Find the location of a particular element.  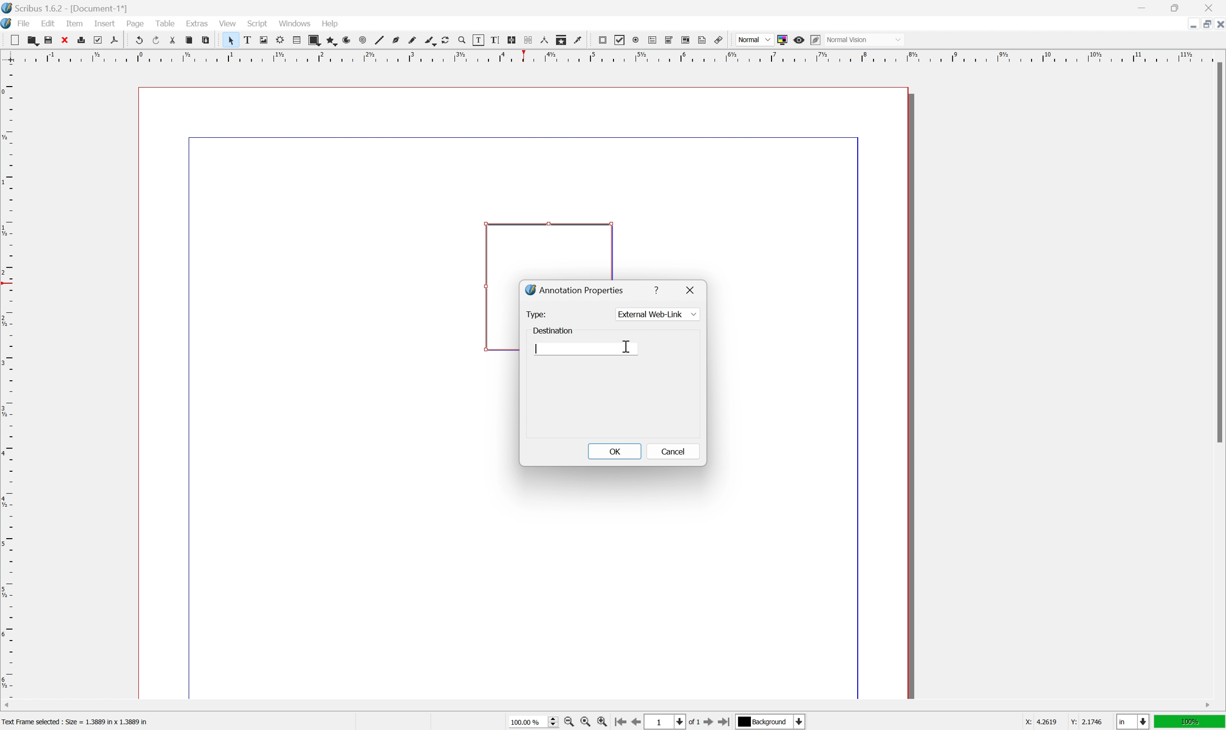

close is located at coordinates (1209, 8).